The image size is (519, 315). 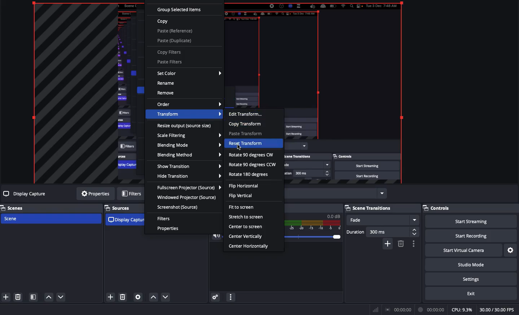 I want to click on Settings, so click(x=470, y=279).